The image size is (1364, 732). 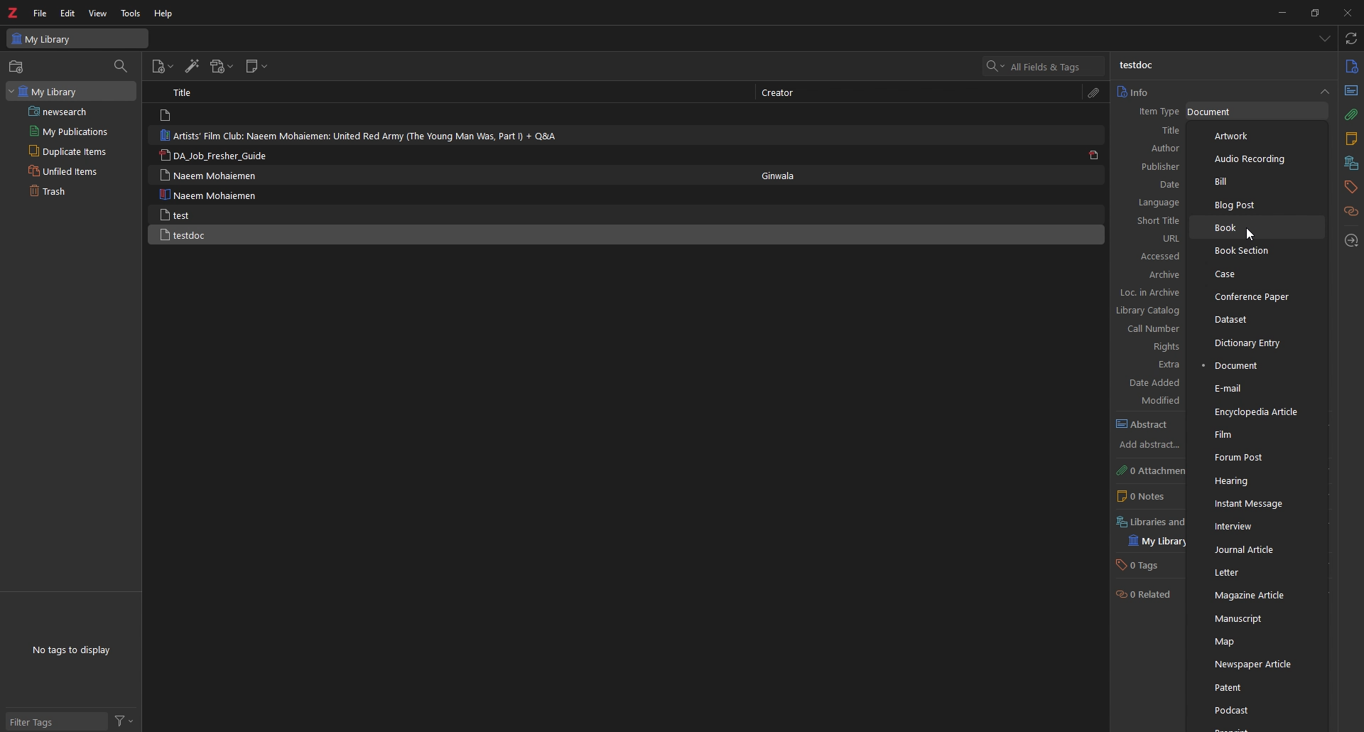 What do you see at coordinates (1156, 112) in the screenshot?
I see `item type` at bounding box center [1156, 112].